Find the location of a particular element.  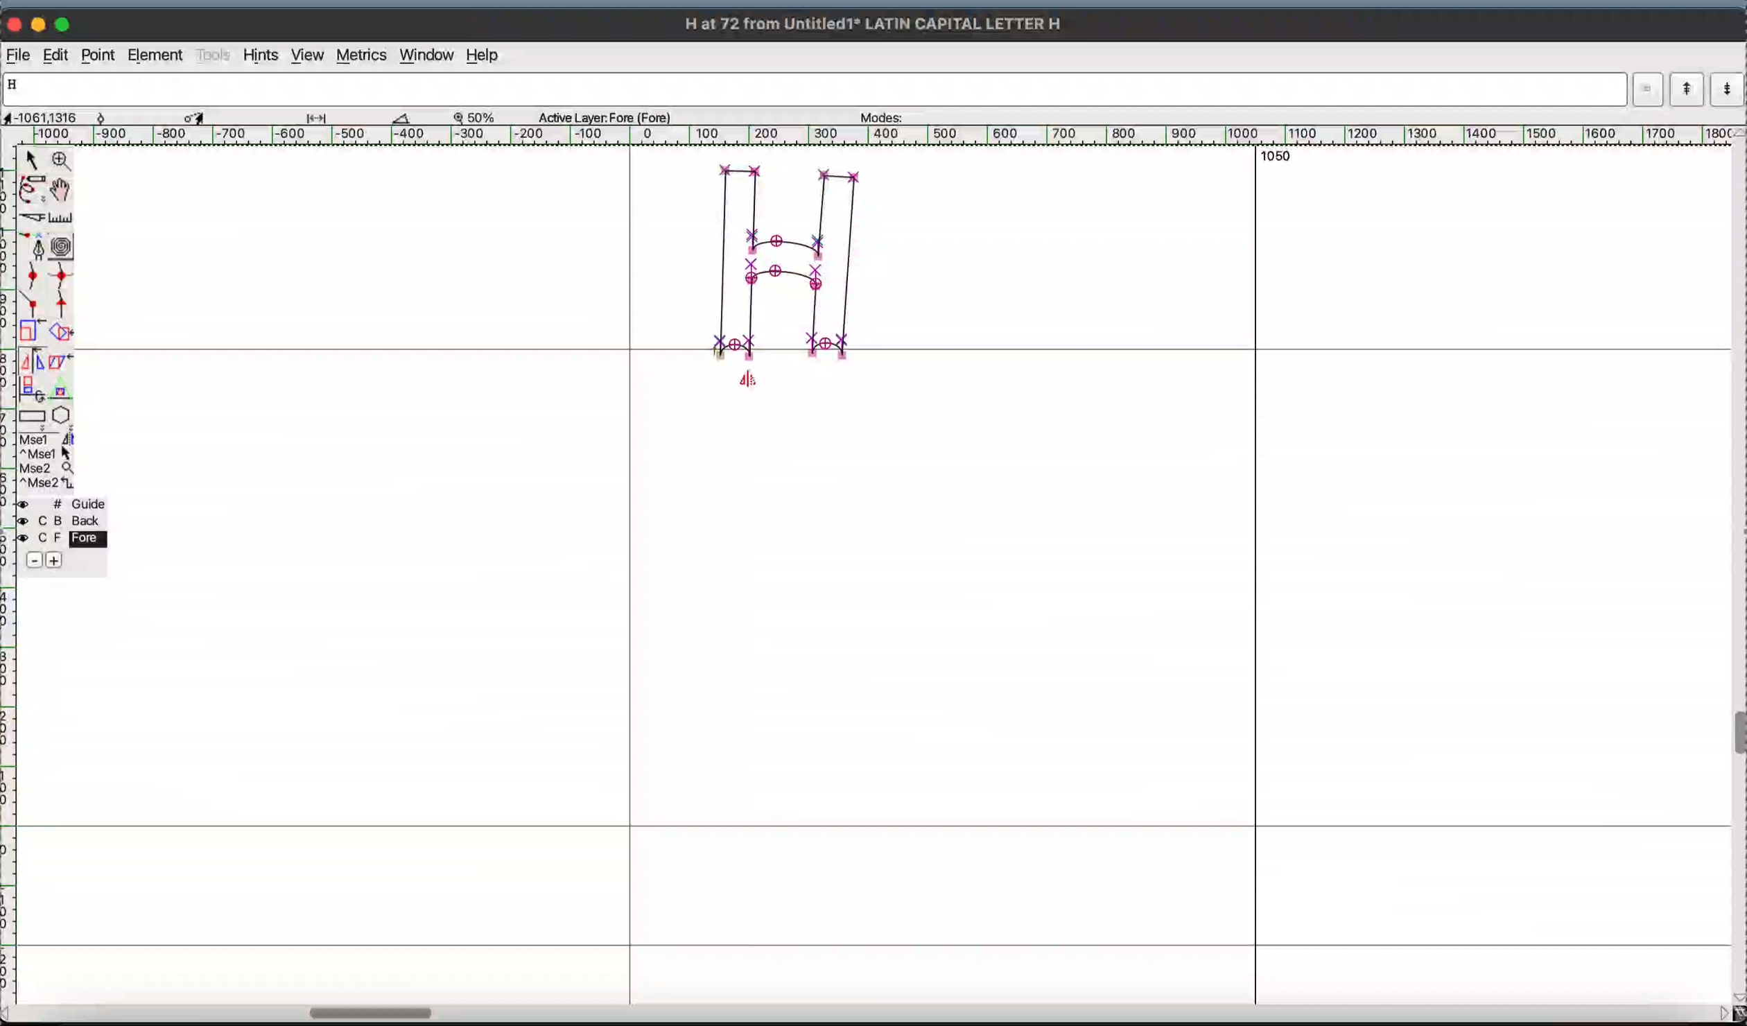

ruler is located at coordinates (60, 217).